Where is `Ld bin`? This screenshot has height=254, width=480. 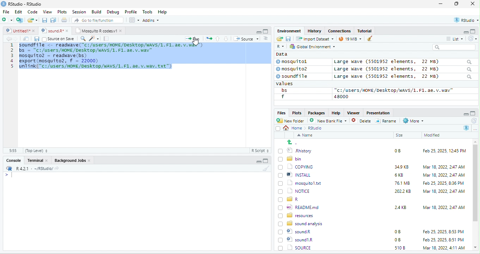 Ld bin is located at coordinates (291, 158).